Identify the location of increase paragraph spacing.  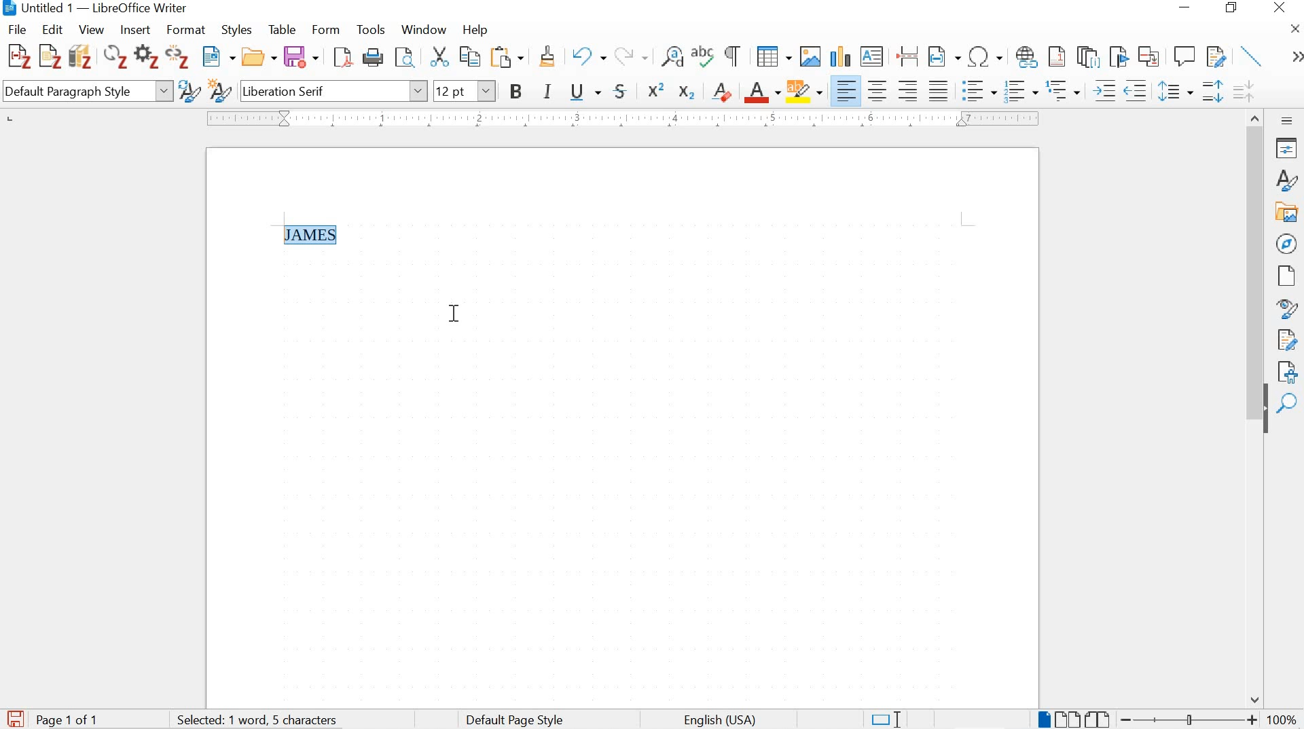
(1212, 93).